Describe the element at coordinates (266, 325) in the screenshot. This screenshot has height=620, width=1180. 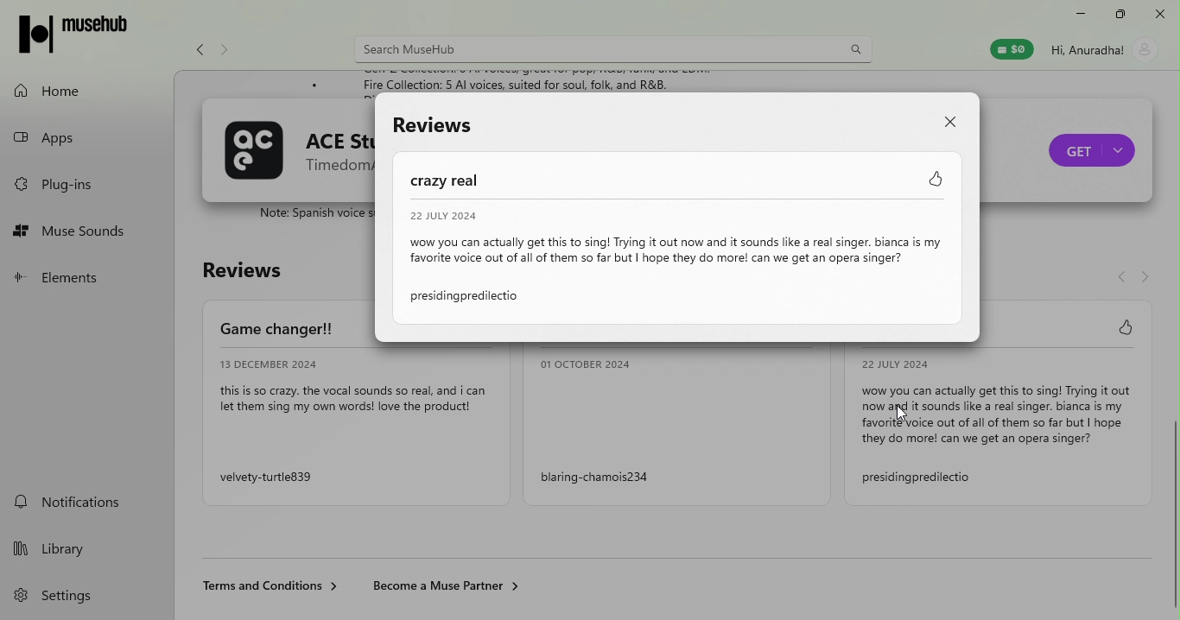
I see `Game changer` at that location.